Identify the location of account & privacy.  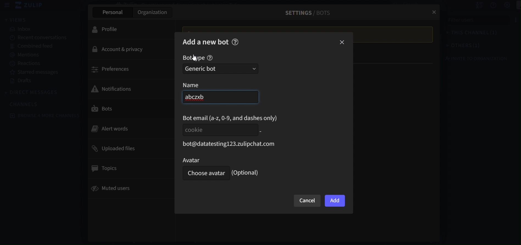
(130, 50).